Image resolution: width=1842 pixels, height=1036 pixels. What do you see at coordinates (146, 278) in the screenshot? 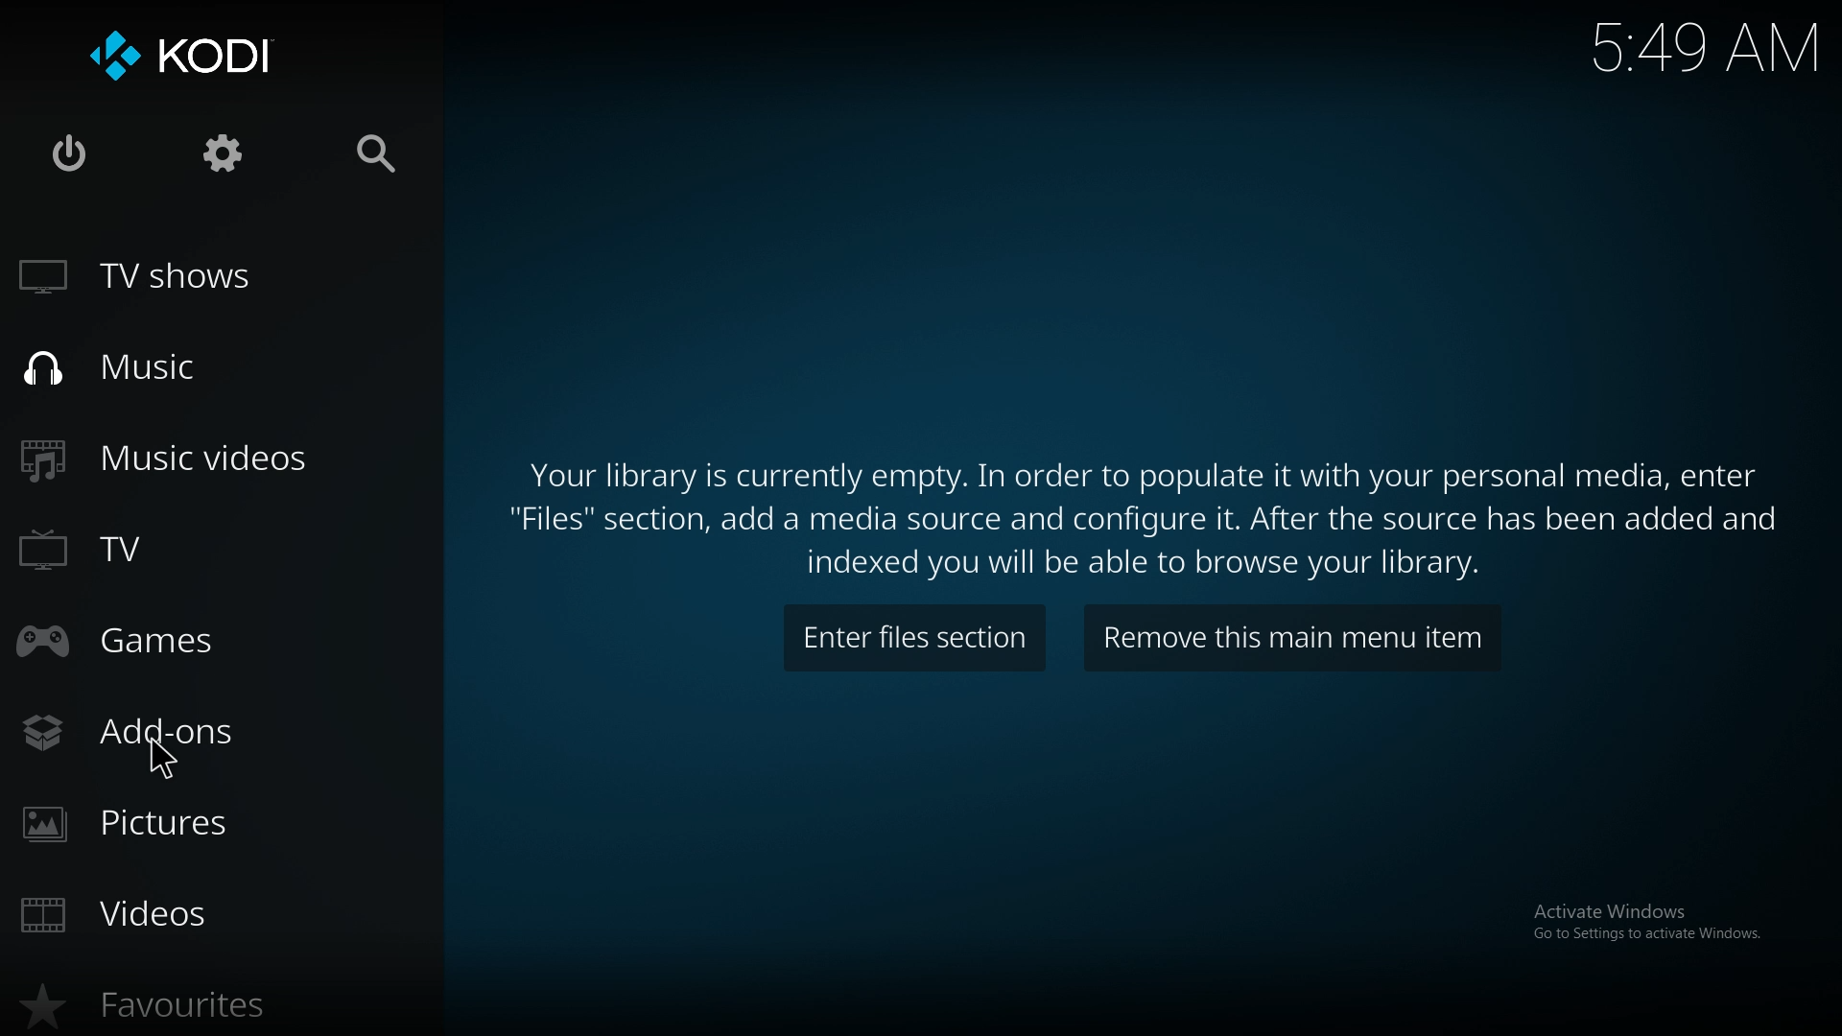
I see `tv shows` at bounding box center [146, 278].